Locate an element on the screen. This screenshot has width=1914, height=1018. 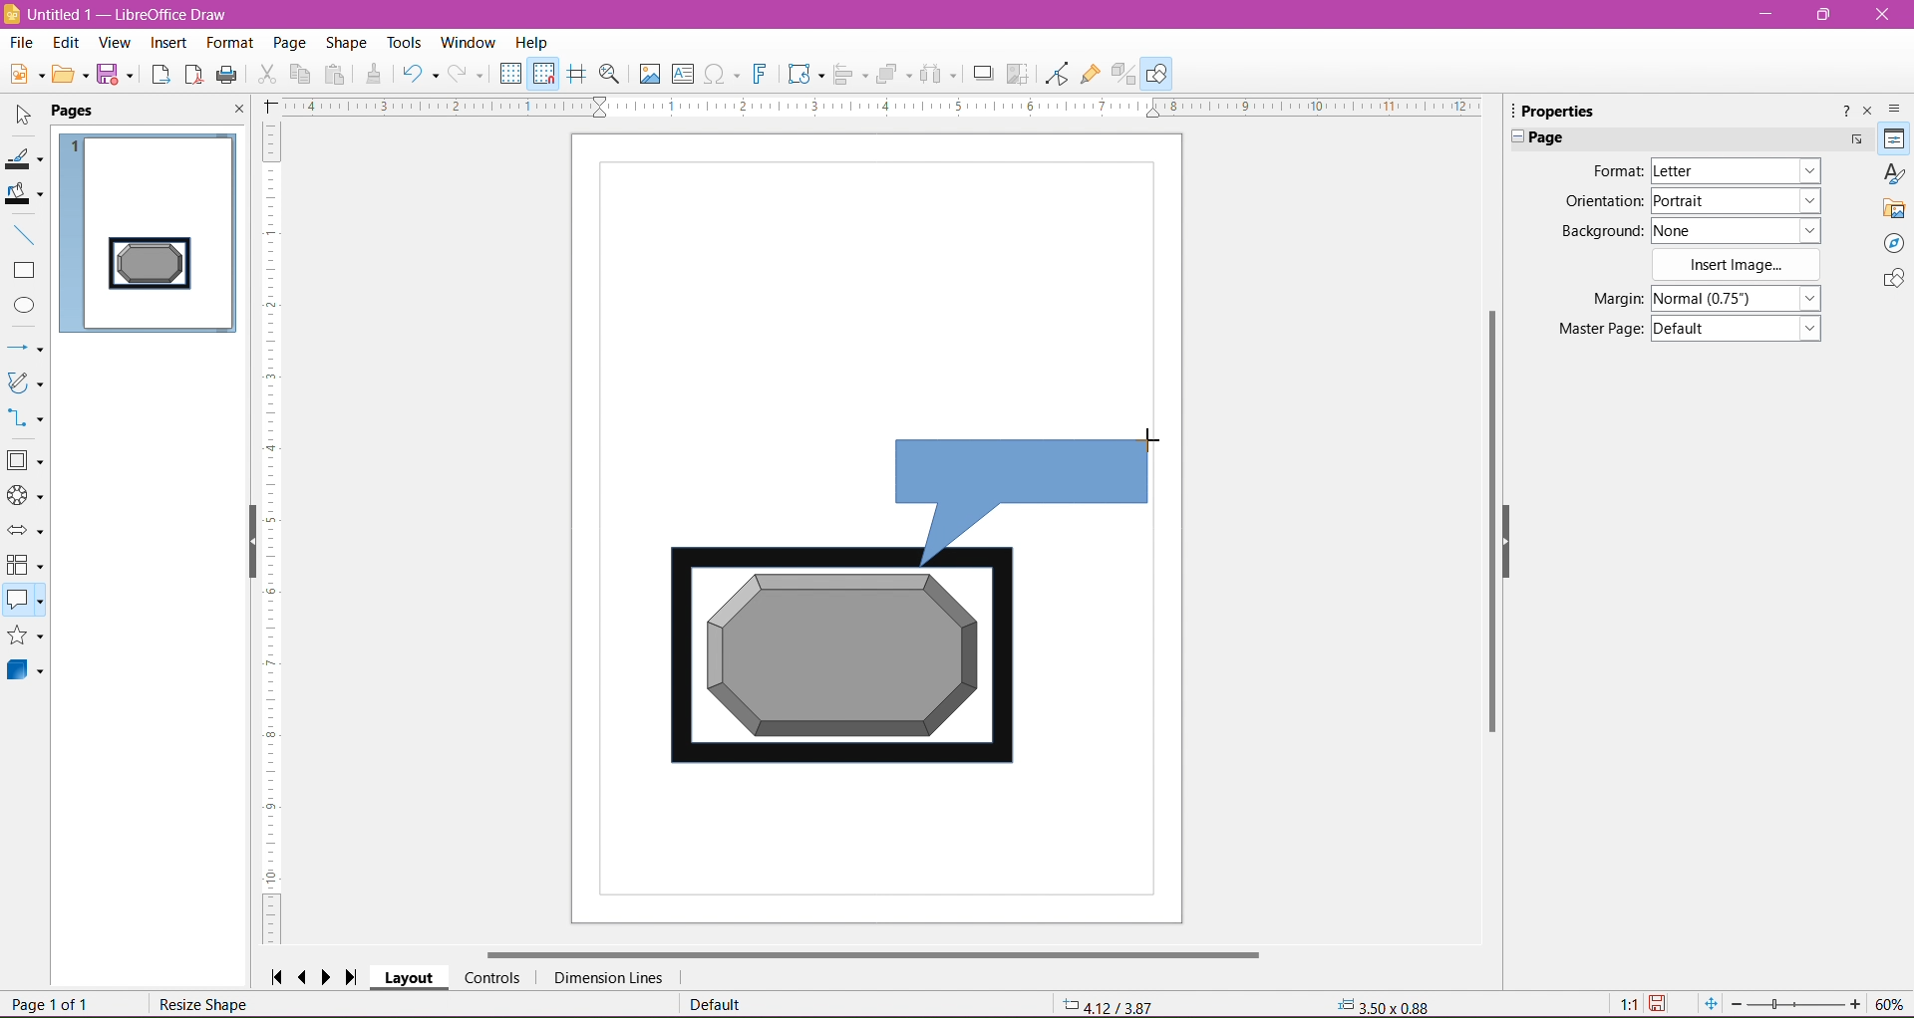
Navigator is located at coordinates (1894, 244).